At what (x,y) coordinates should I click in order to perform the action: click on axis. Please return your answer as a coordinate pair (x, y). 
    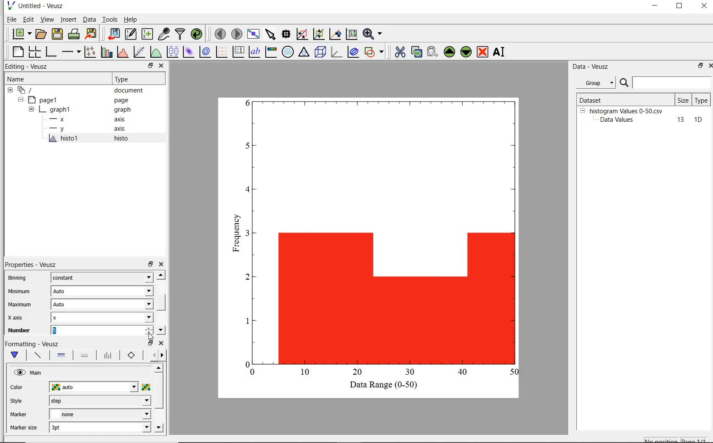
    Looking at the image, I should click on (122, 129).